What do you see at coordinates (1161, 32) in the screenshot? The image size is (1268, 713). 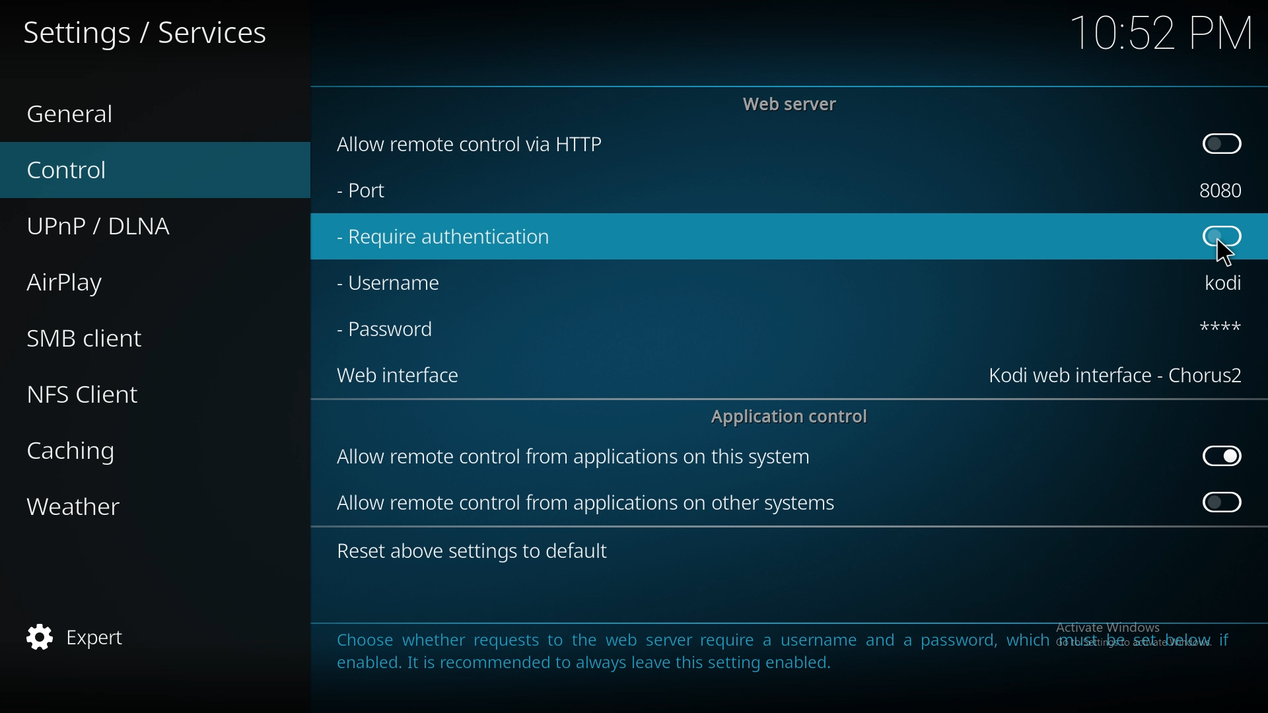 I see `time` at bounding box center [1161, 32].